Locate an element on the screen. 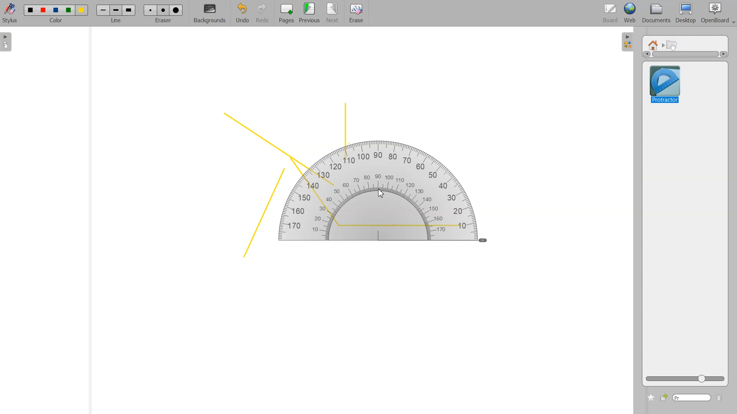 Image resolution: width=737 pixels, height=414 pixels. Type window is located at coordinates (691, 398).